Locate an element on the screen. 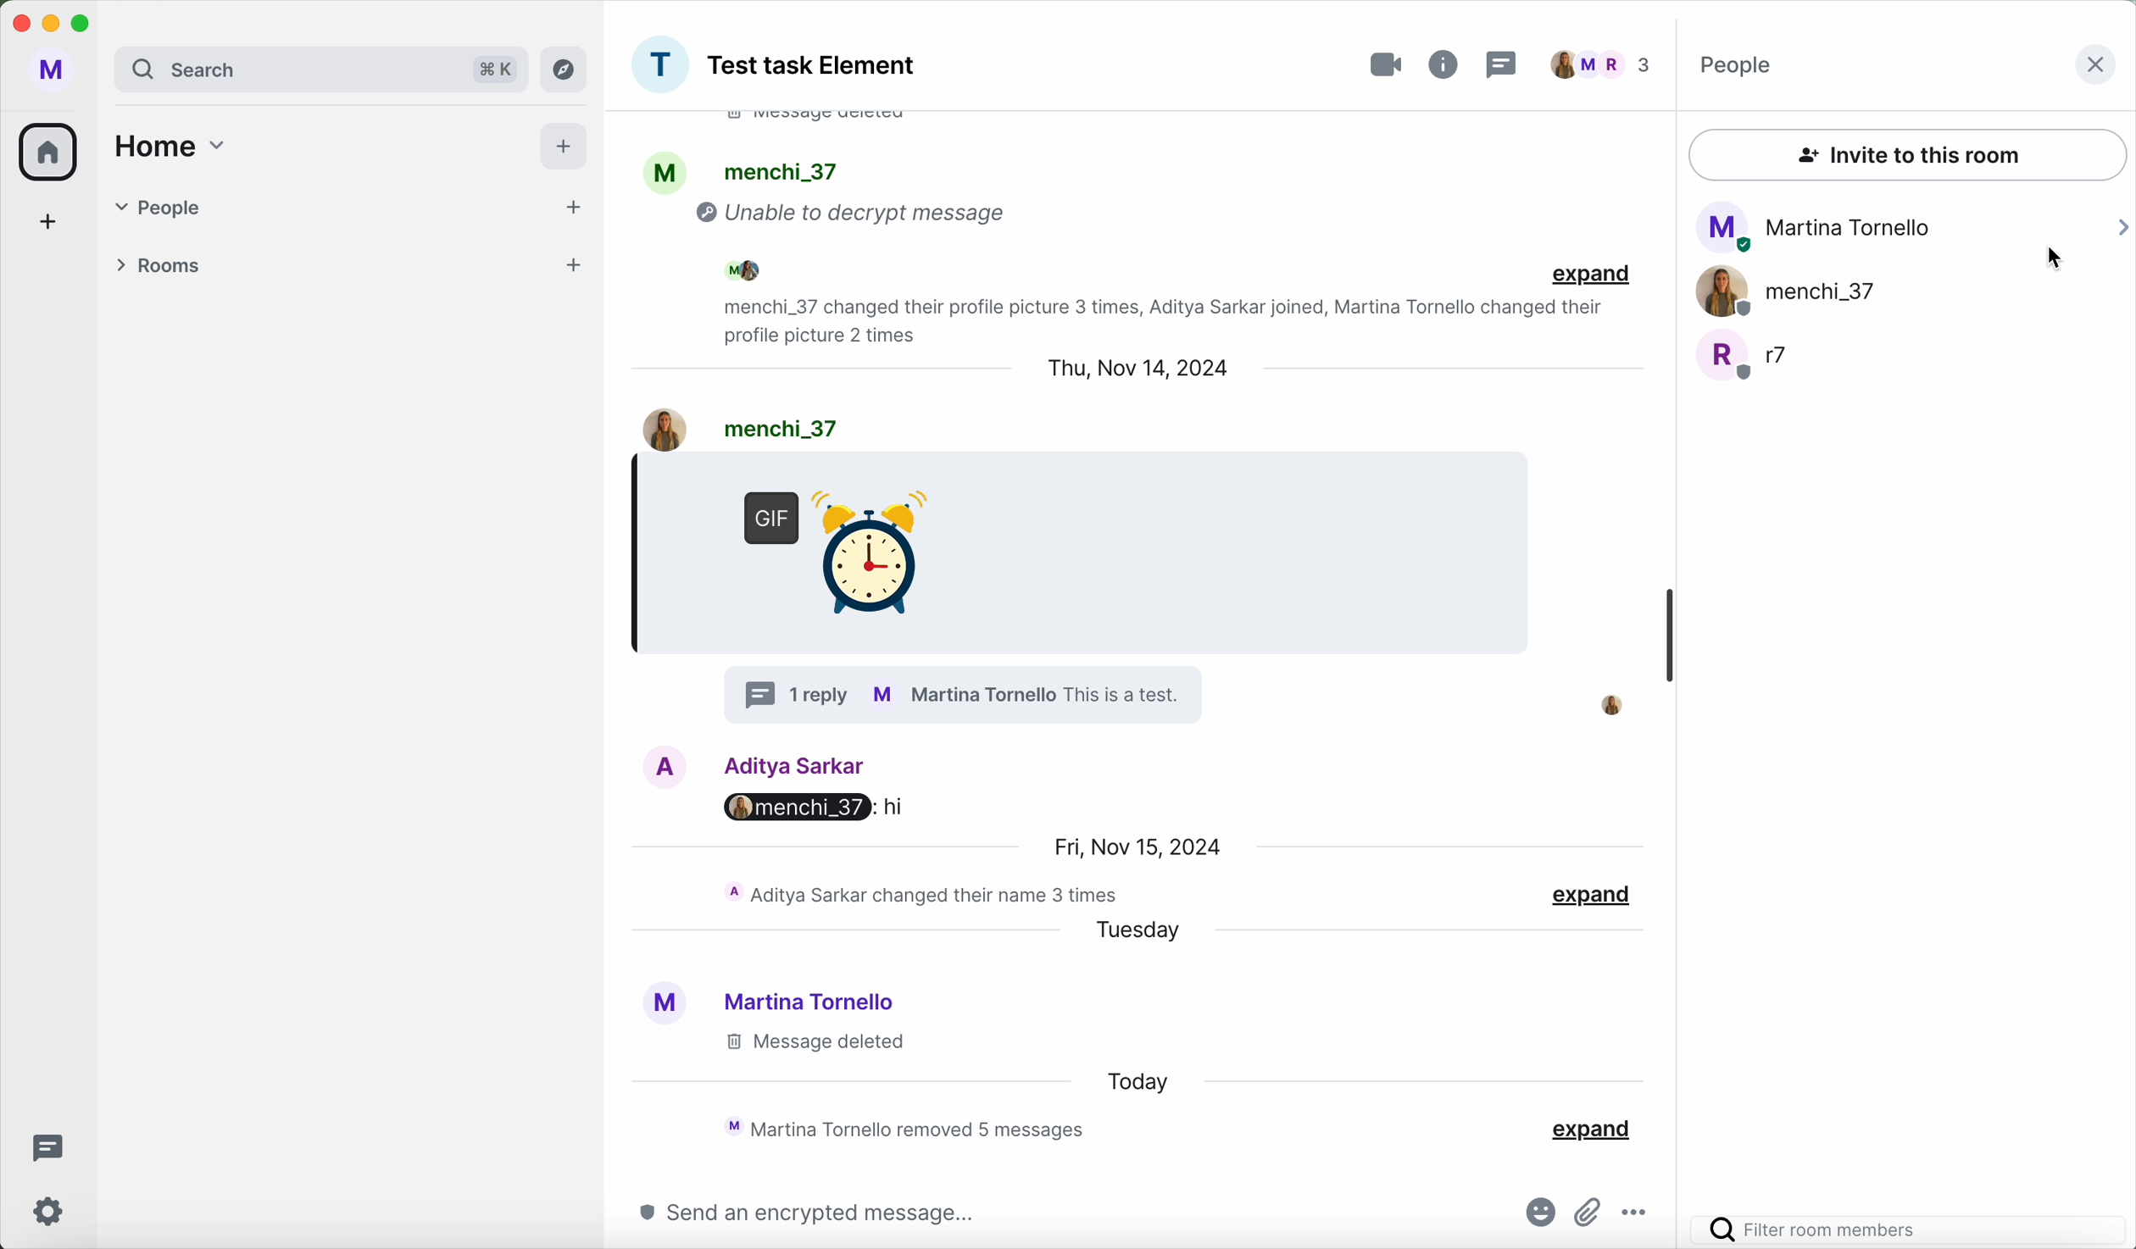 This screenshot has width=2136, height=1249. Martina user is located at coordinates (813, 1001).